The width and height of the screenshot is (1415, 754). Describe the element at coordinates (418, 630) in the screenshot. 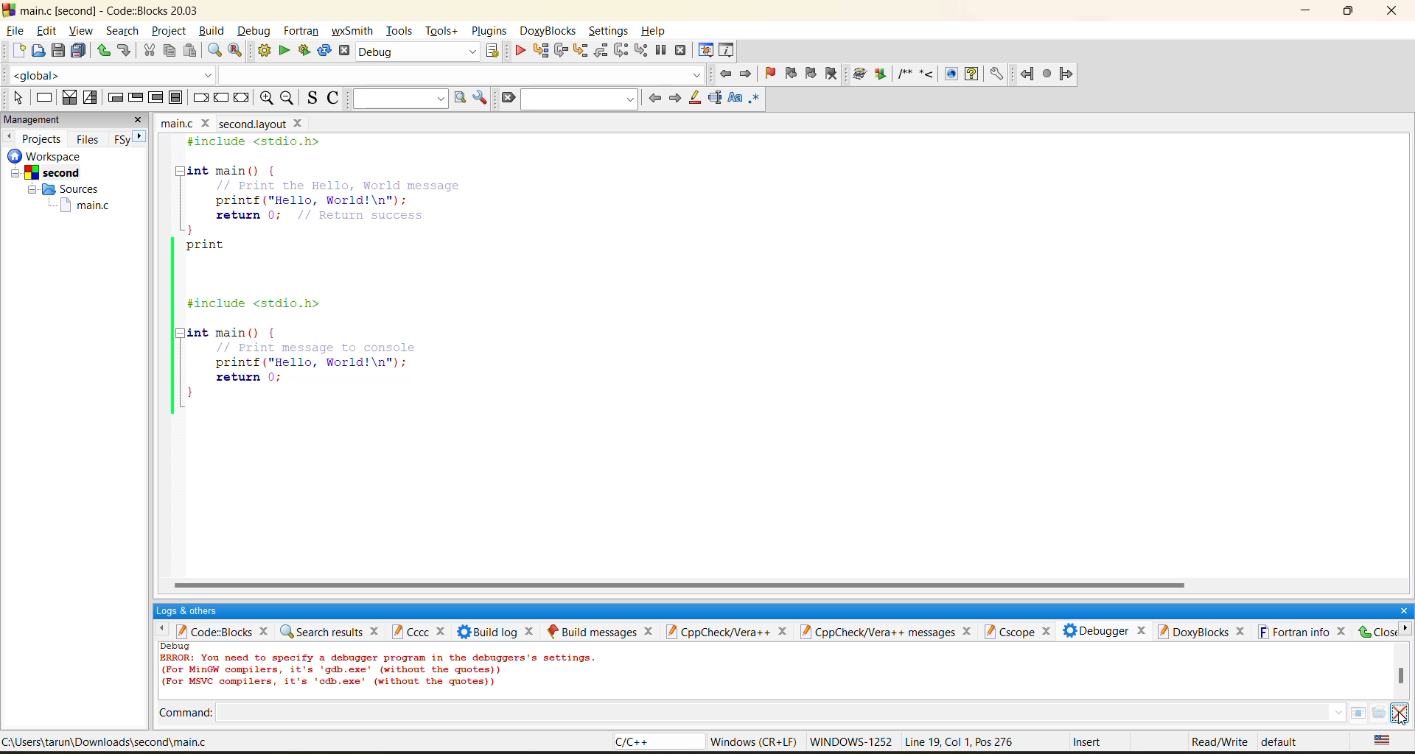

I see `cccc` at that location.